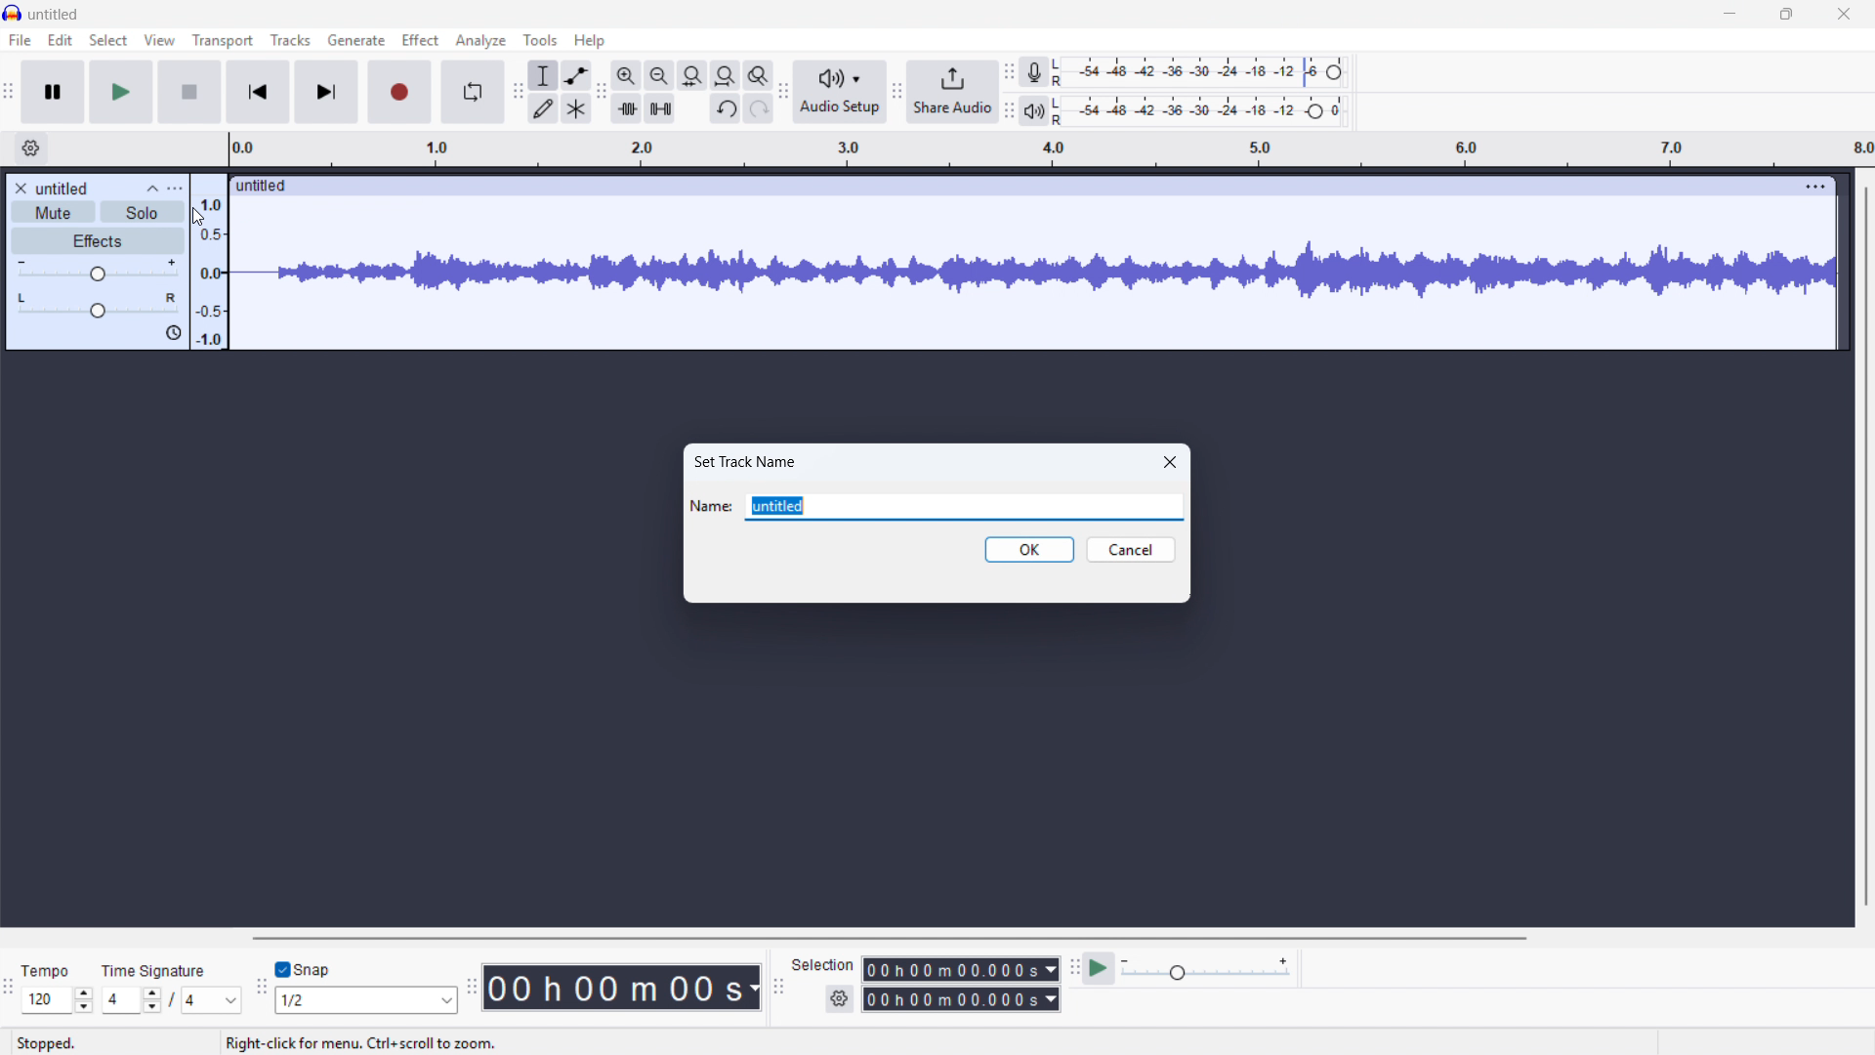  I want to click on Click to drag , so click(1011, 187).